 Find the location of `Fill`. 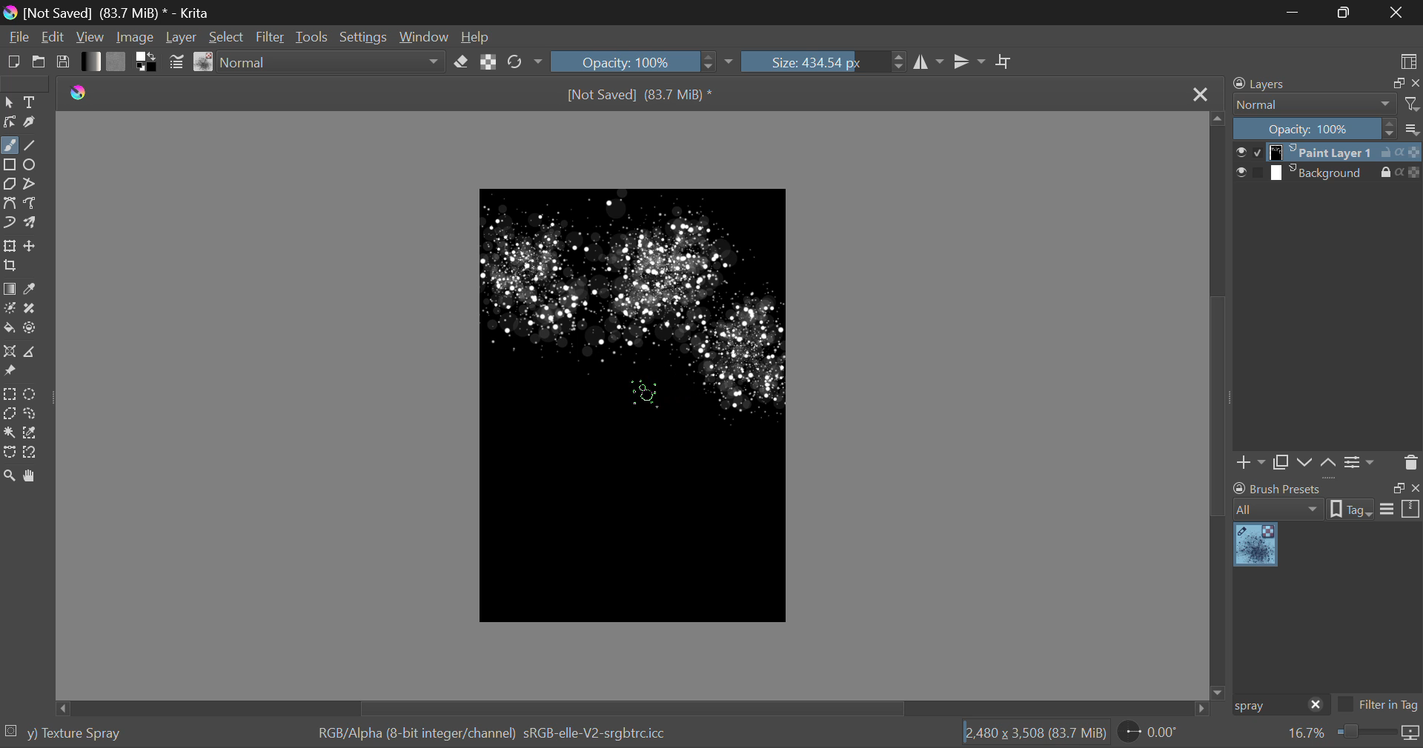

Fill is located at coordinates (9, 329).